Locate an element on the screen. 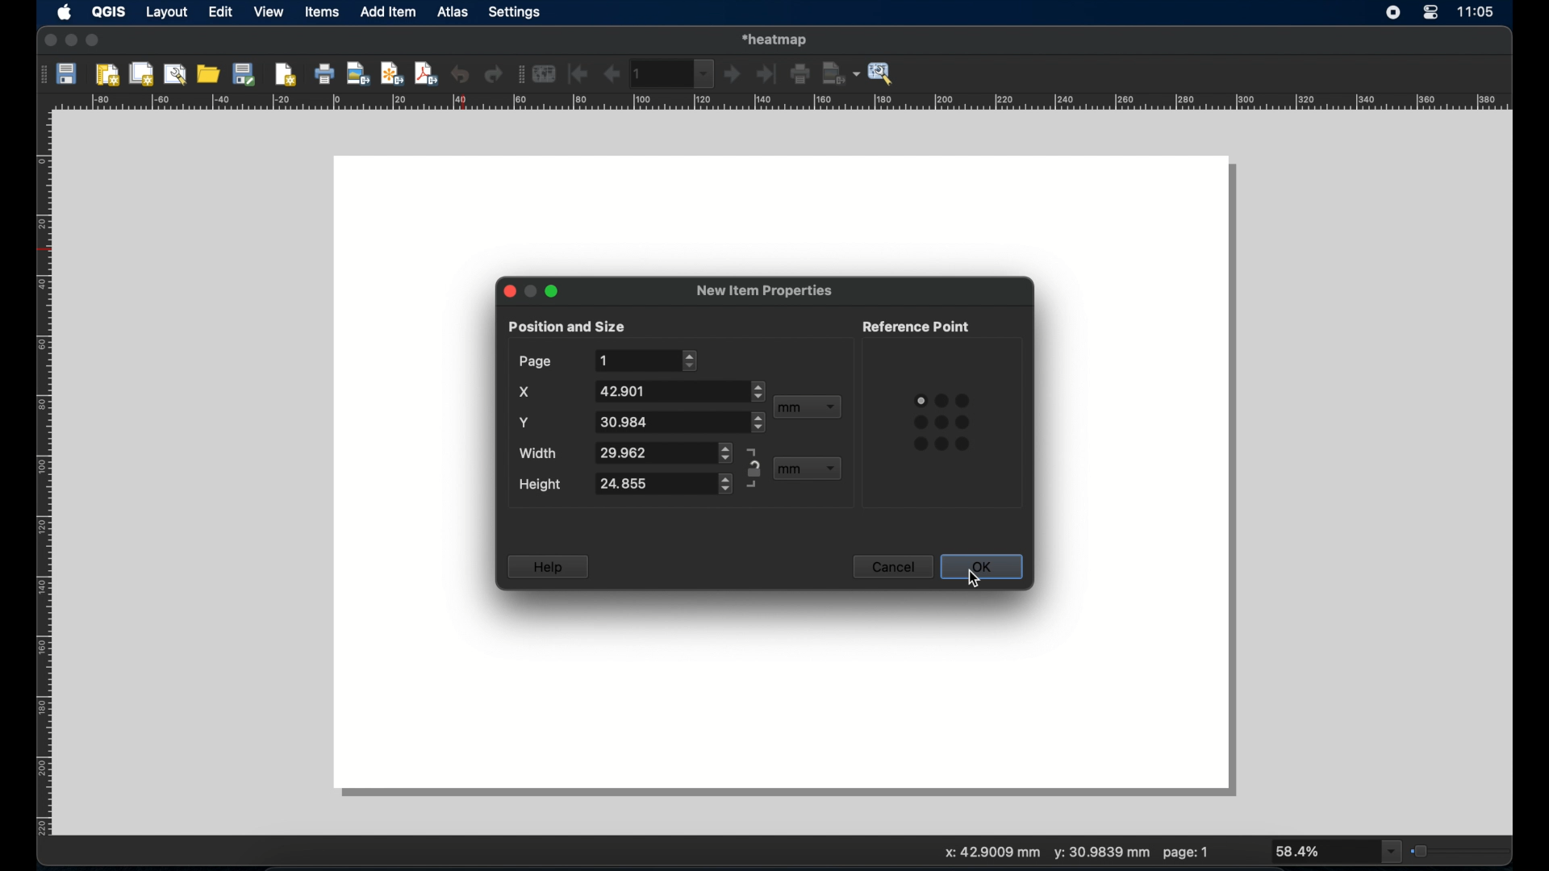 The width and height of the screenshot is (1549, 871). QGIS is located at coordinates (111, 12).